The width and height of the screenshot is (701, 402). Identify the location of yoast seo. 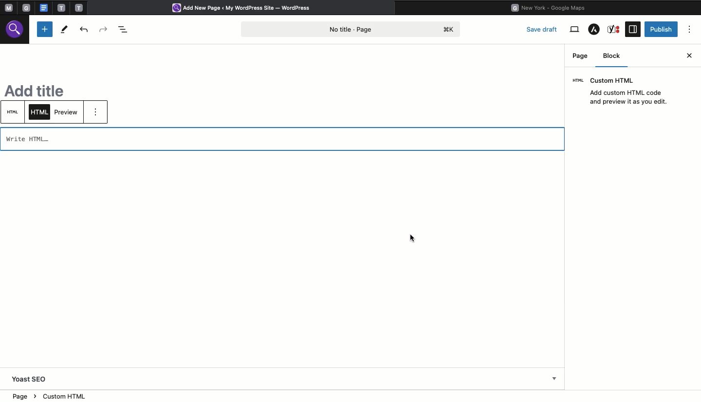
(30, 379).